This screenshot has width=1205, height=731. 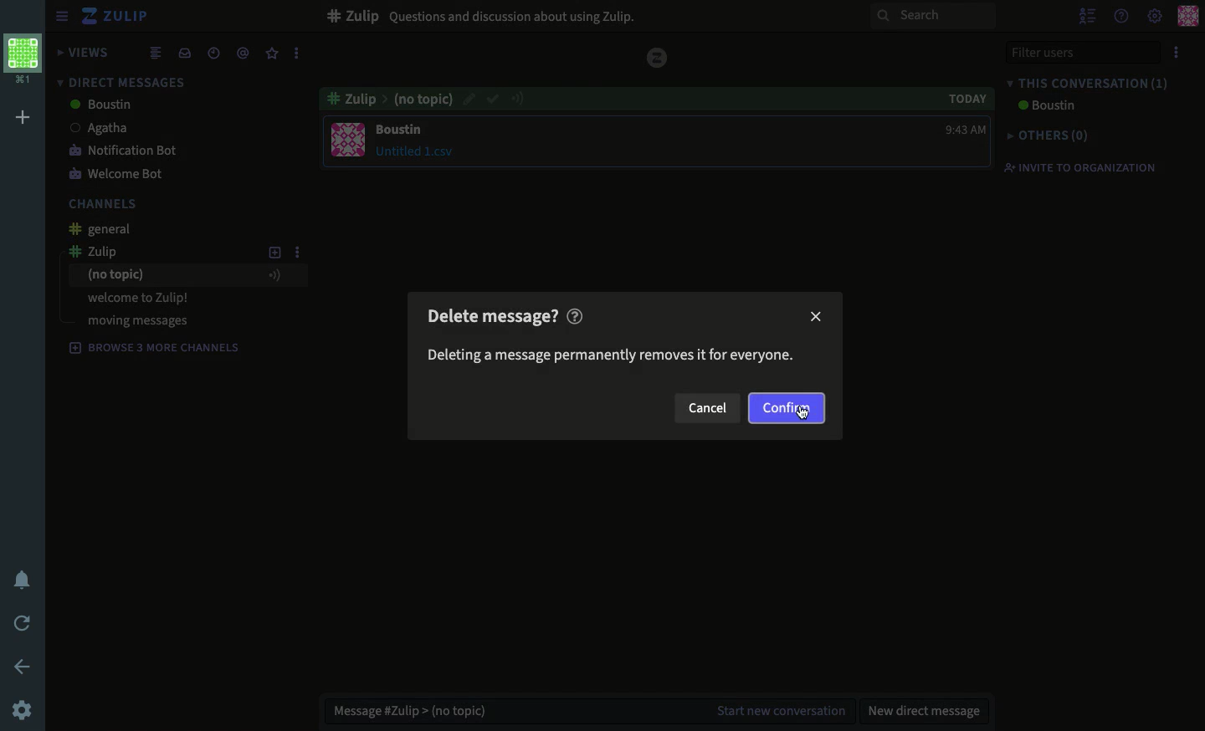 I want to click on search, so click(x=932, y=17).